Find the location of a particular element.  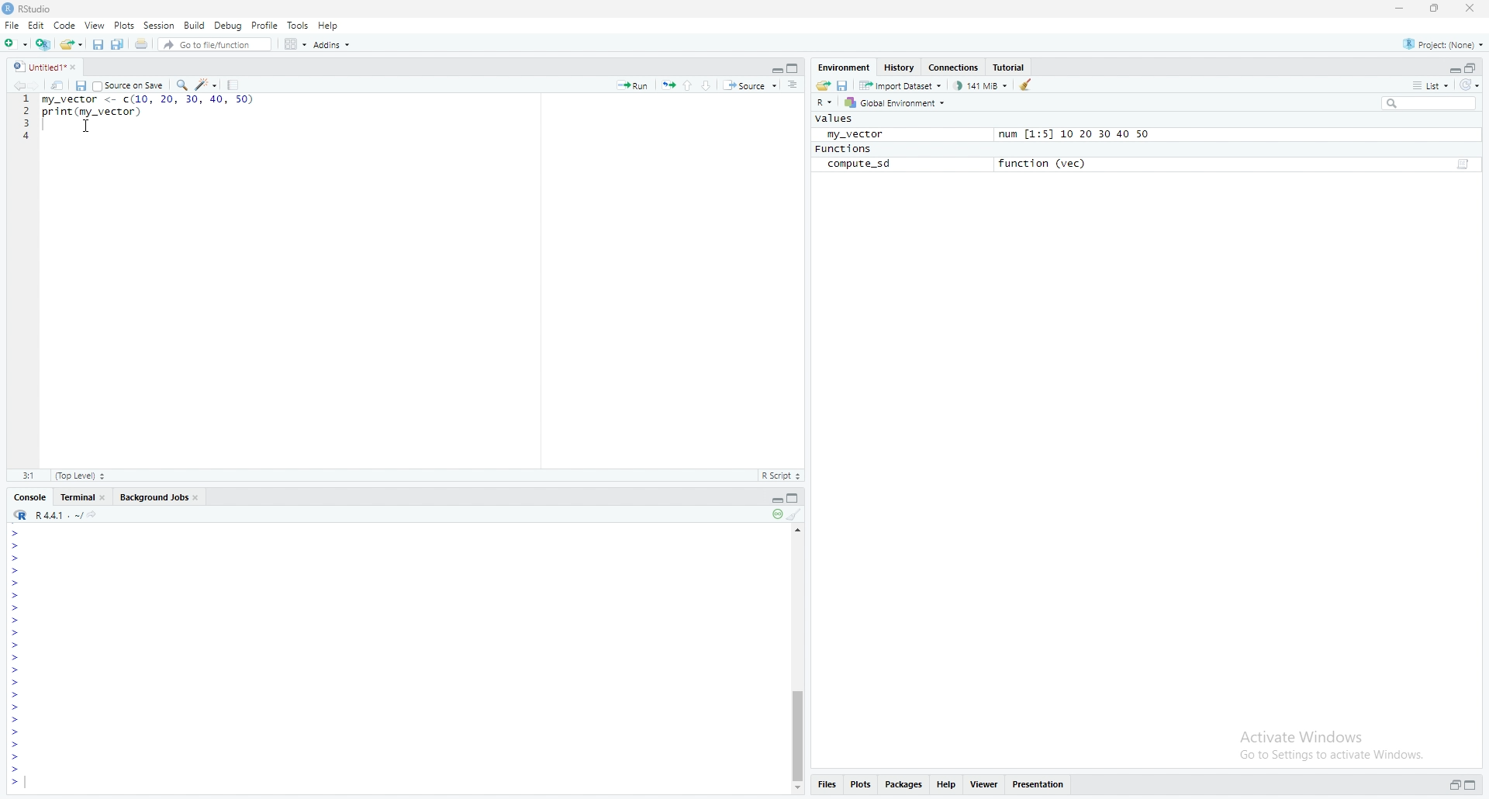

Session is located at coordinates (158, 26).